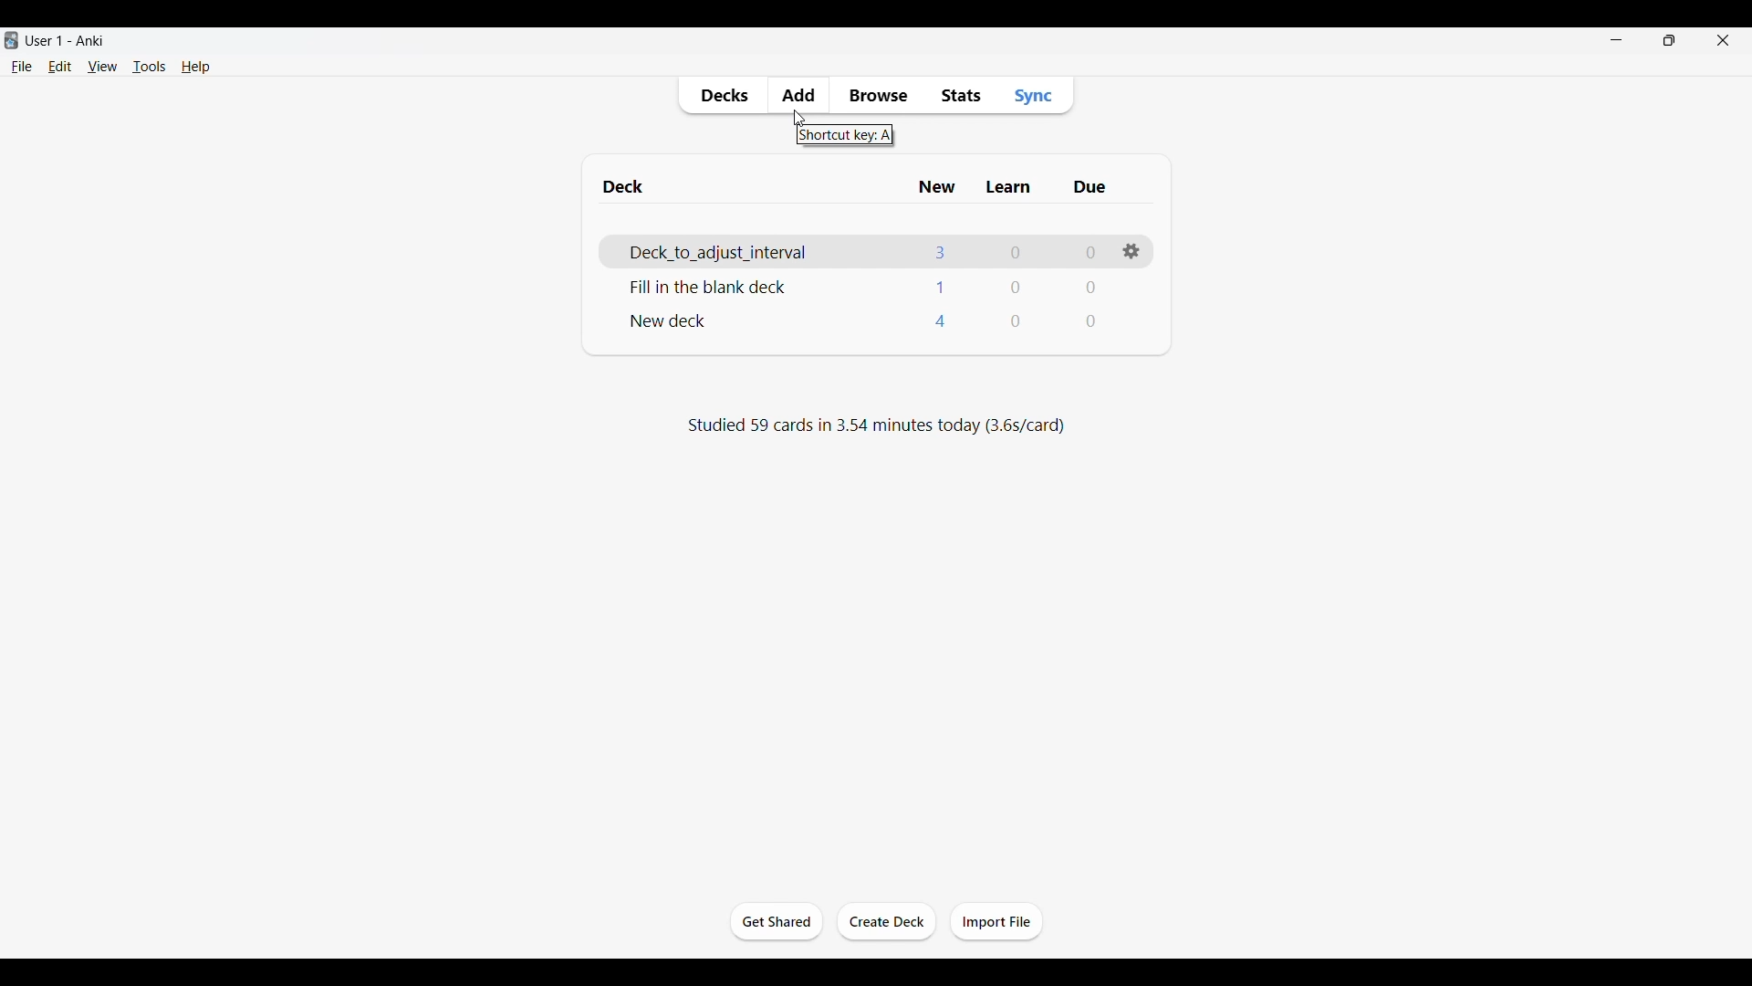 The height and width of the screenshot is (986, 1752). I want to click on Tools menu, so click(150, 66).